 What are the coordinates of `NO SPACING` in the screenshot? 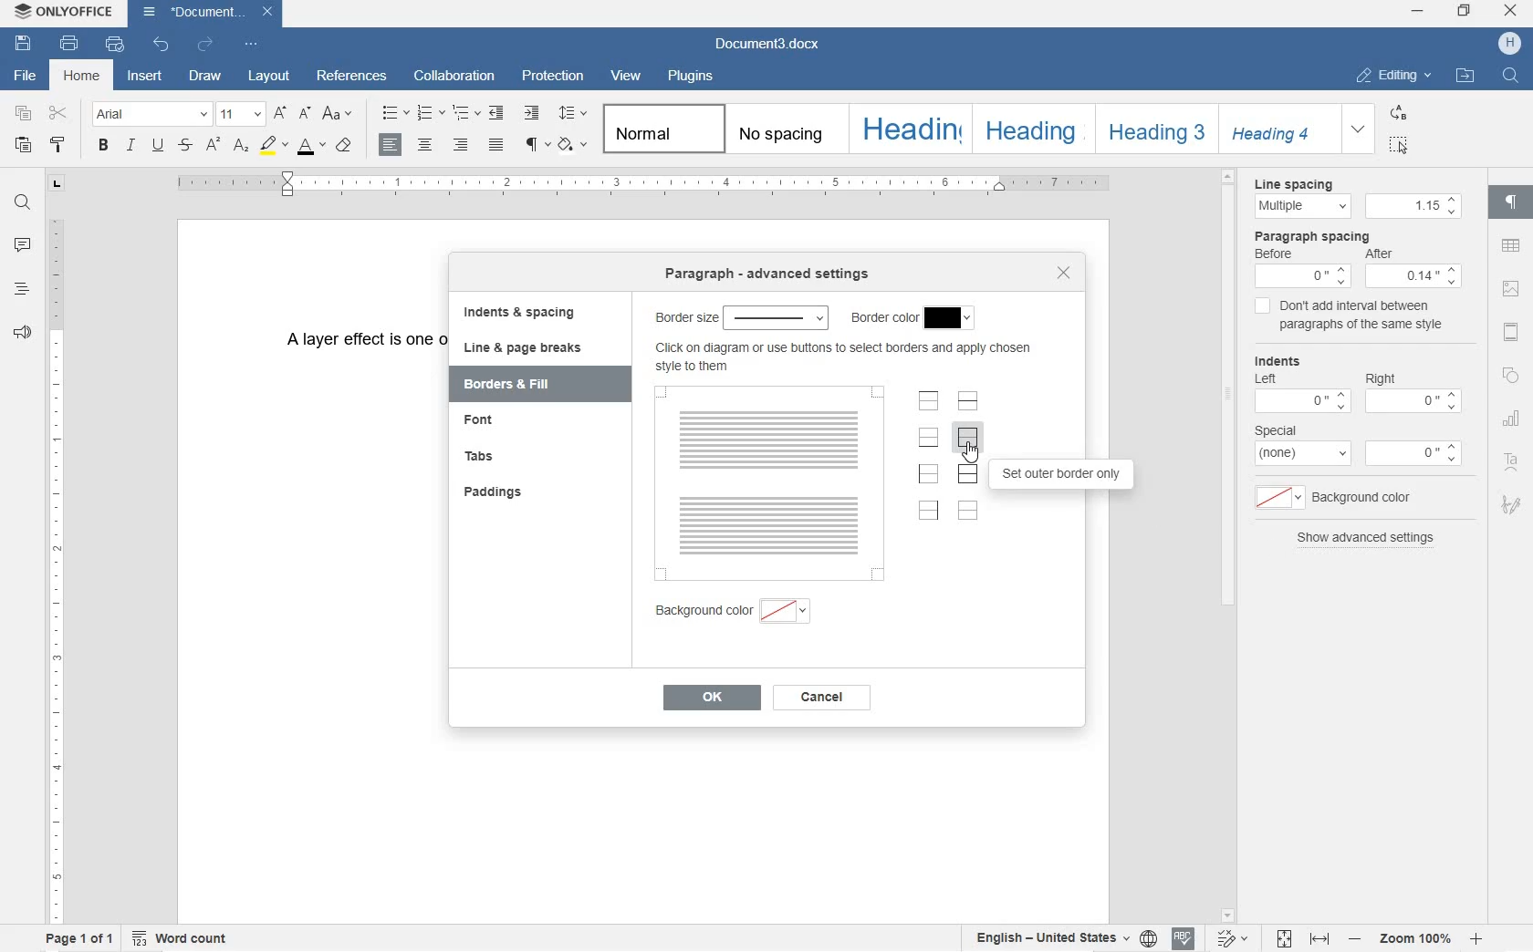 It's located at (784, 129).